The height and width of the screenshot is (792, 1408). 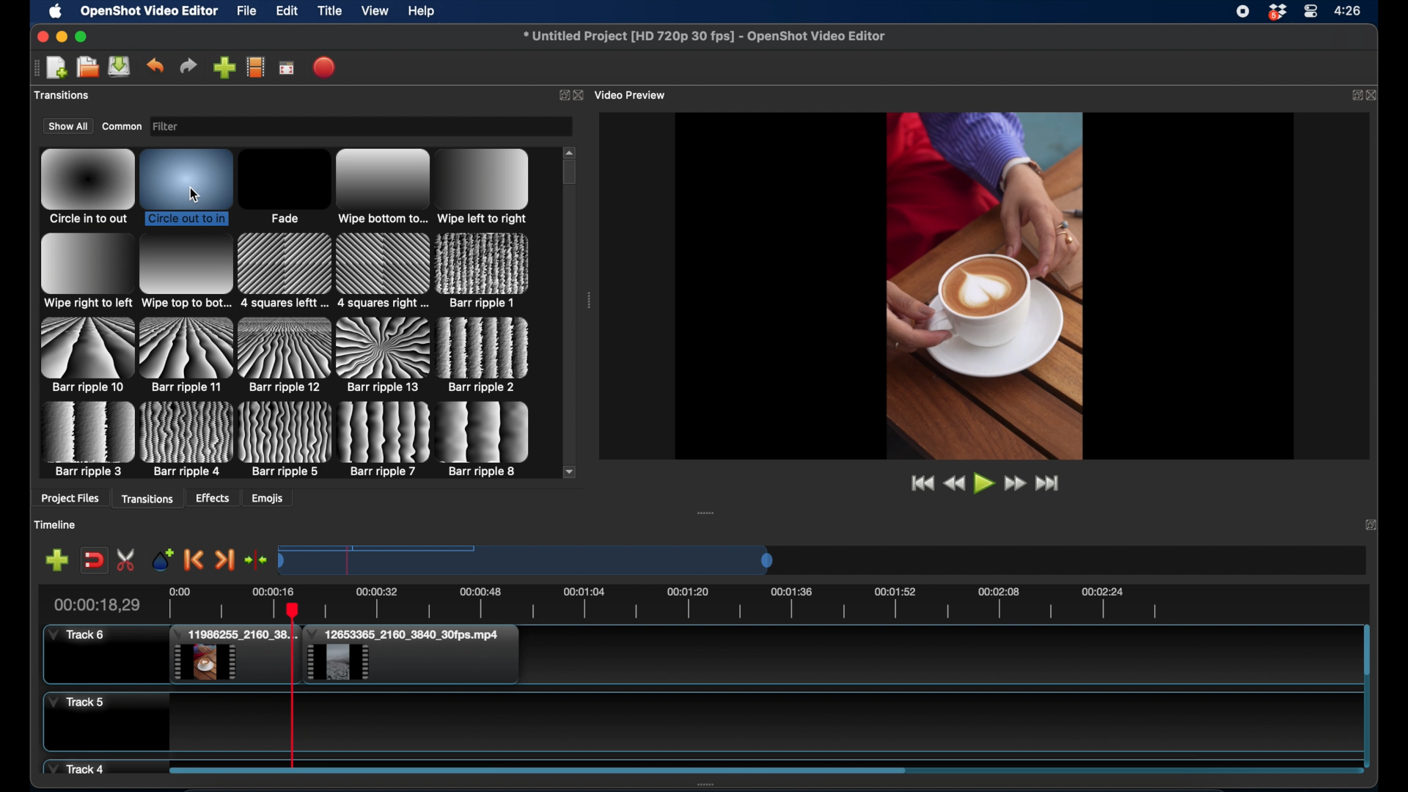 What do you see at coordinates (187, 354) in the screenshot?
I see `transition` at bounding box center [187, 354].